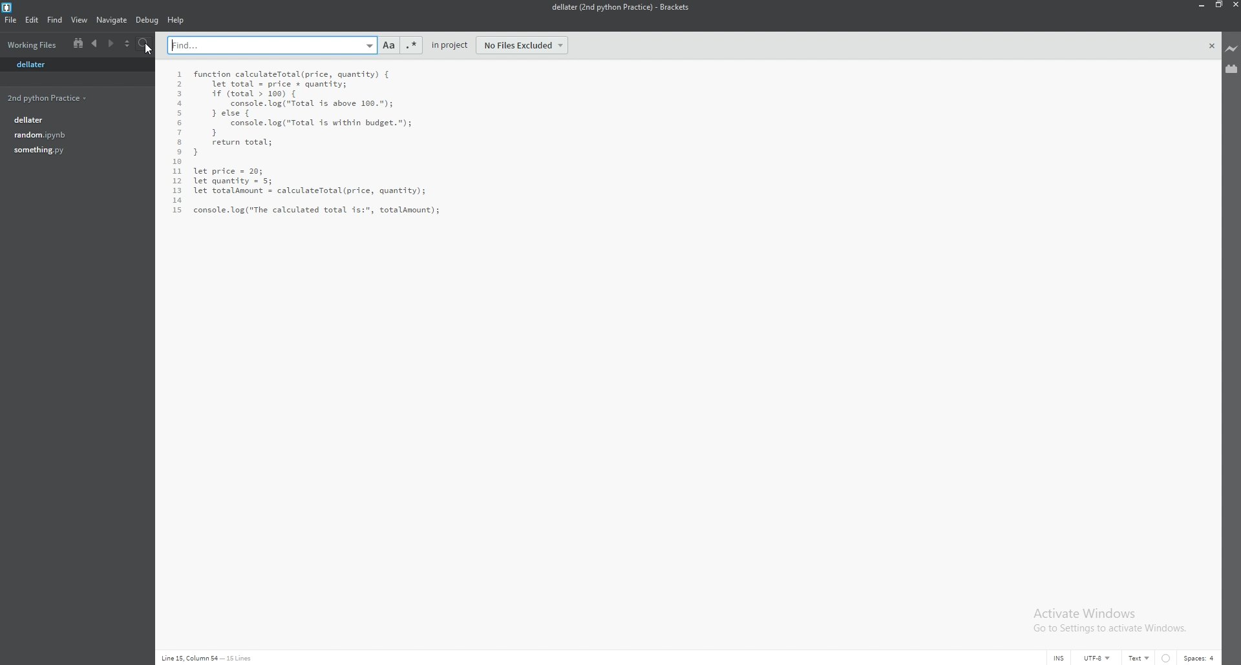 This screenshot has width=1241, height=665. What do you see at coordinates (177, 200) in the screenshot?
I see `14` at bounding box center [177, 200].